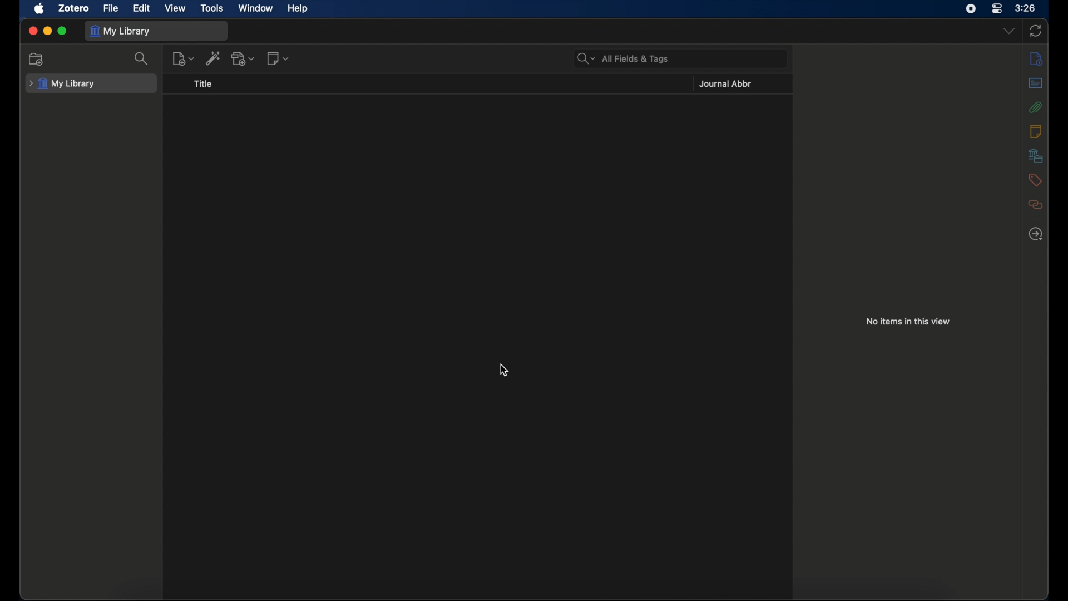  Describe the element at coordinates (1035, 180) in the screenshot. I see `tags` at that location.